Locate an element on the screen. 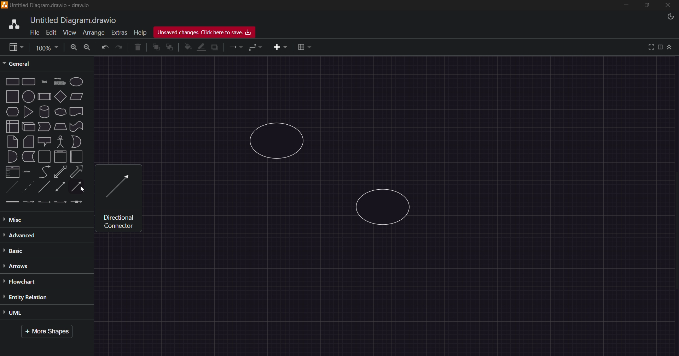  collapse/expand is located at coordinates (670, 47).